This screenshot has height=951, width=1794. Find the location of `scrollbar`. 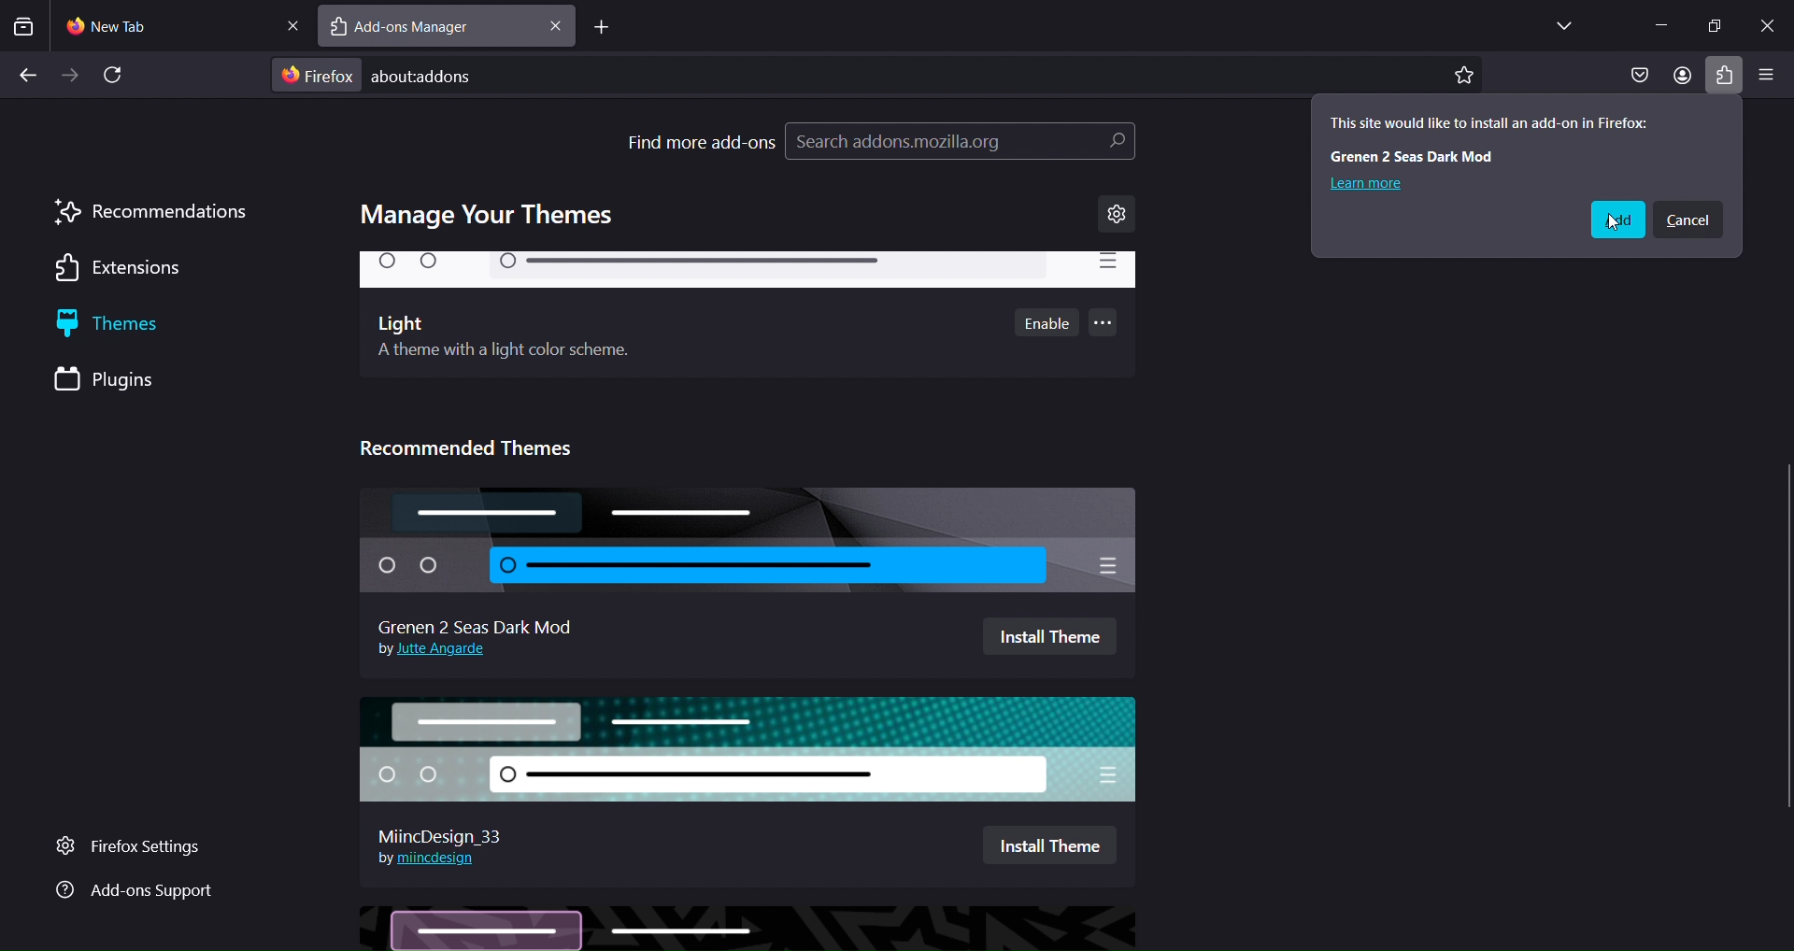

scrollbar is located at coordinates (1783, 319).